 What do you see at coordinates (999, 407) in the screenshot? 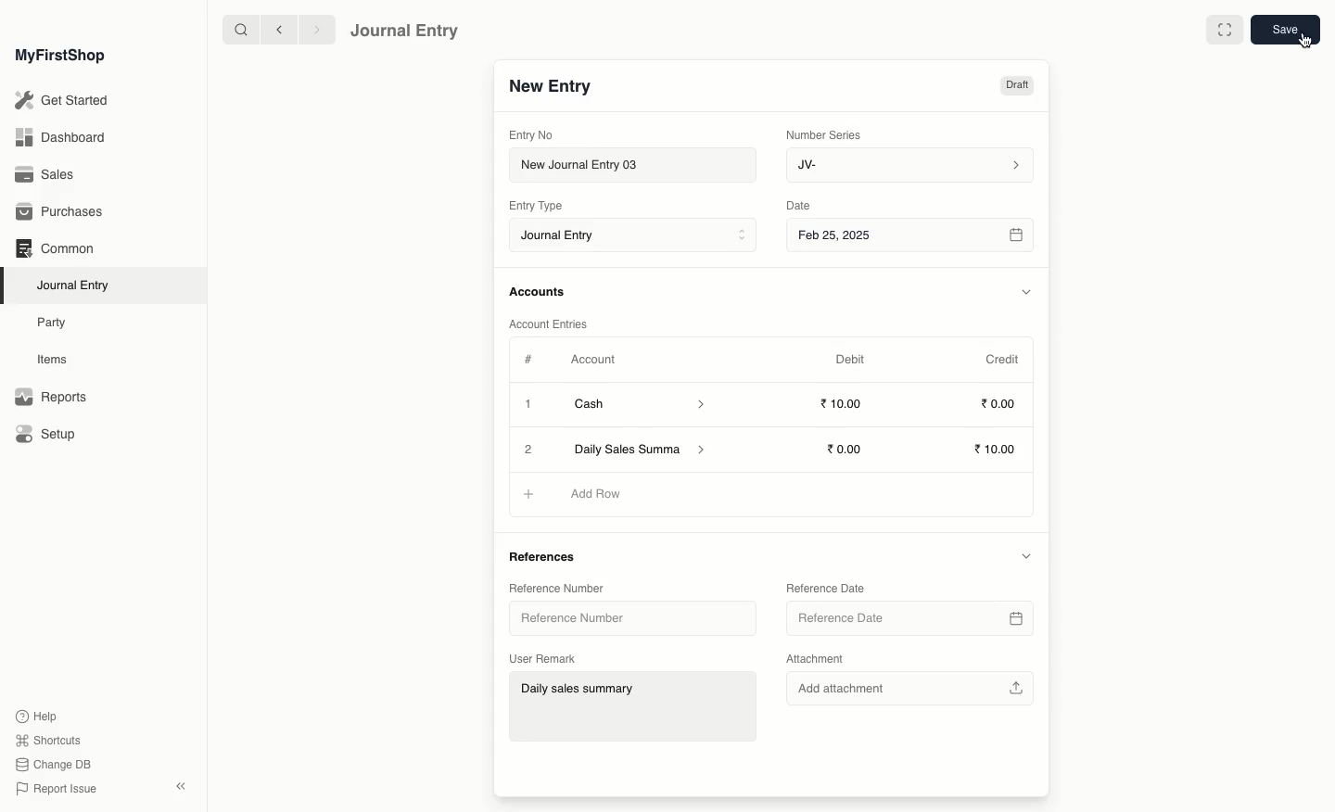
I see `0.00` at bounding box center [999, 407].